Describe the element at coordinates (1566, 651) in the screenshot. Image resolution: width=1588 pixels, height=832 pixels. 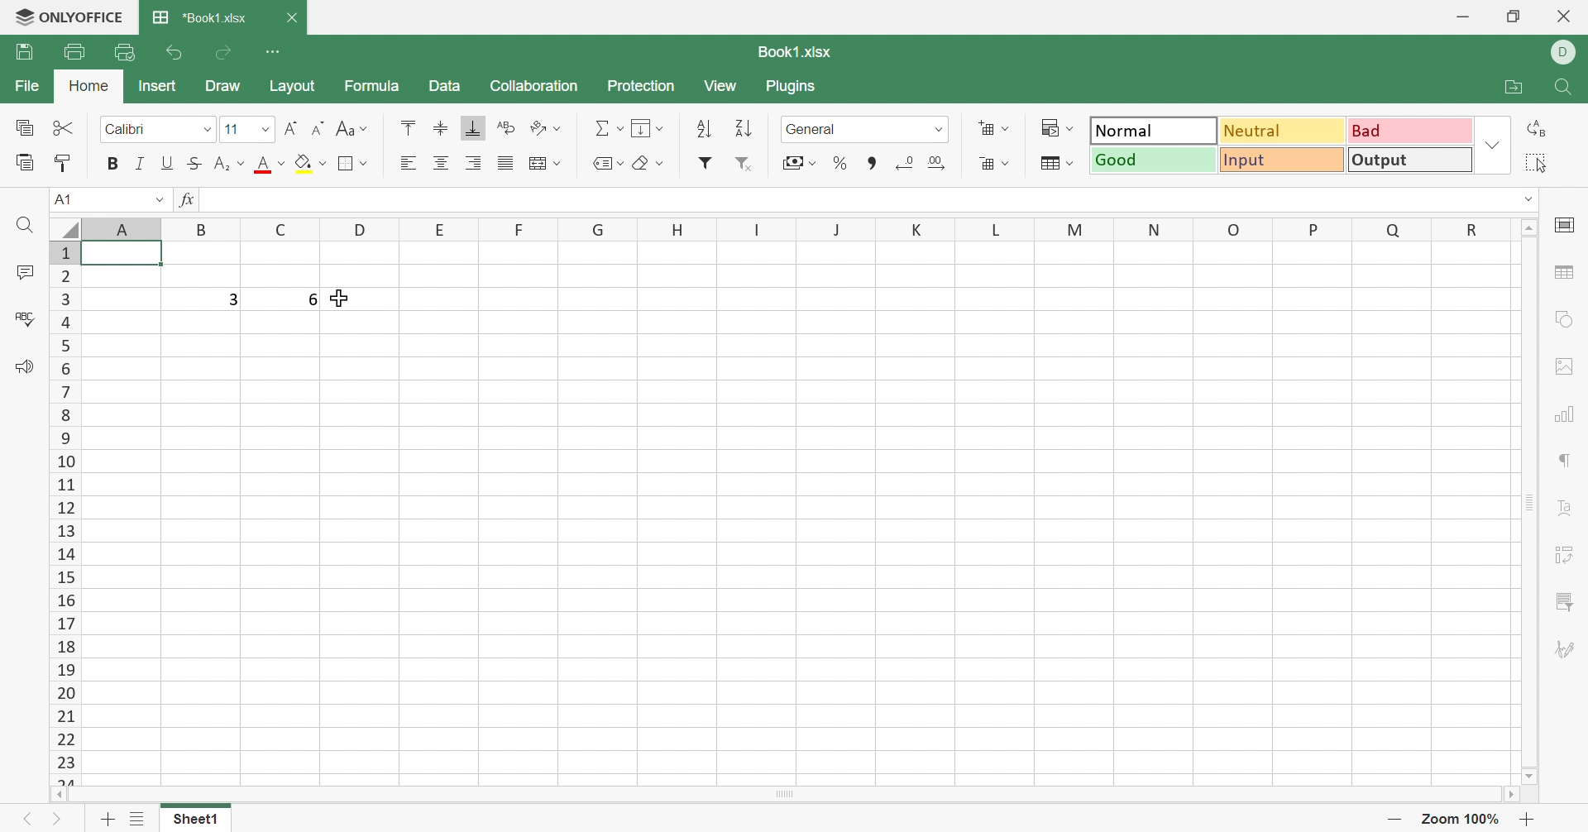
I see `Signature settings` at that location.